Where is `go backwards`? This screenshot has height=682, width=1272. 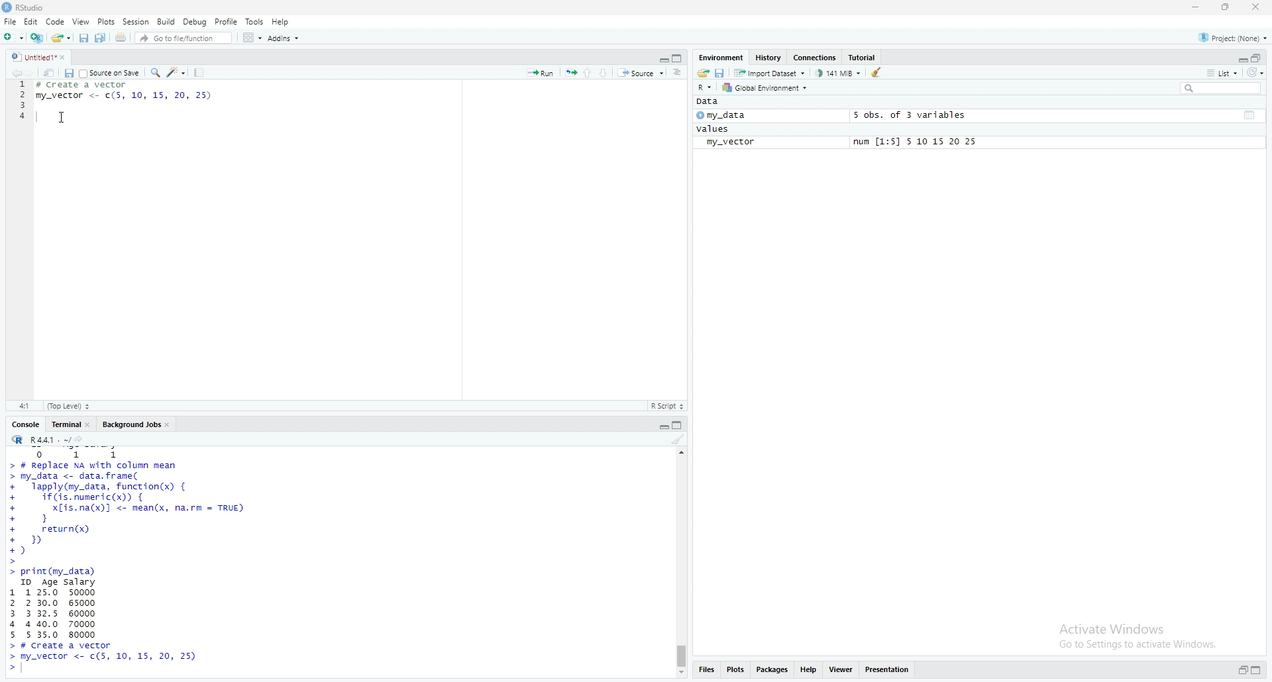
go backwards is located at coordinates (15, 73).